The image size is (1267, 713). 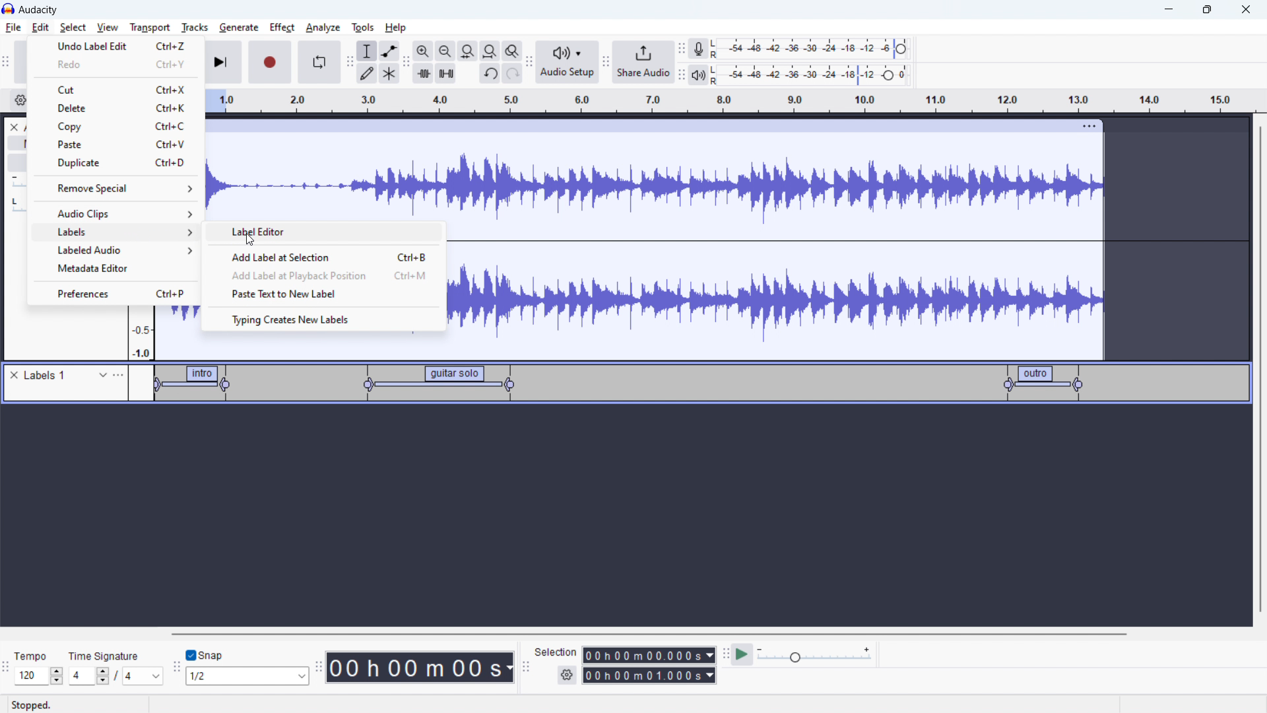 I want to click on Cut Ctri+X, so click(x=118, y=87).